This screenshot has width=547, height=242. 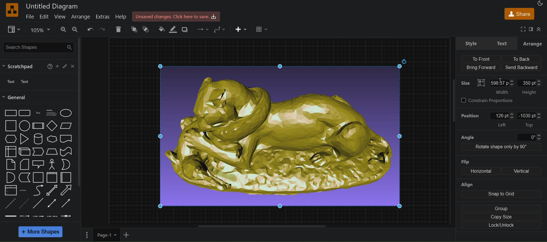 I want to click on Unsaved changes.Click here to save., so click(x=177, y=16).